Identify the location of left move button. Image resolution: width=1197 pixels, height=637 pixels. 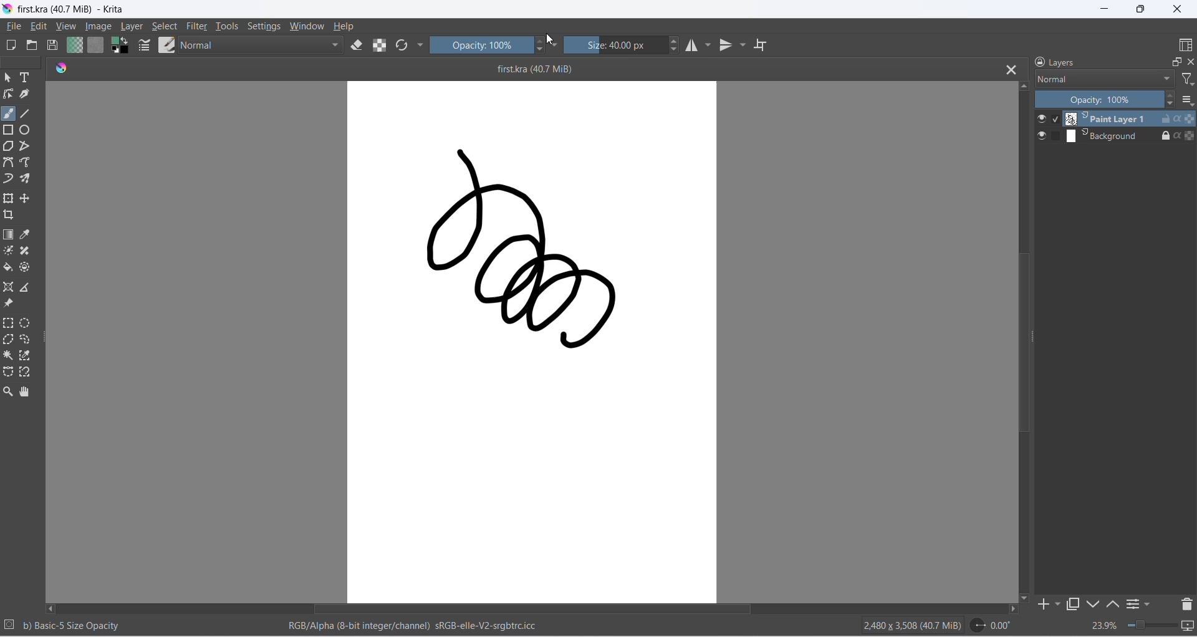
(50, 608).